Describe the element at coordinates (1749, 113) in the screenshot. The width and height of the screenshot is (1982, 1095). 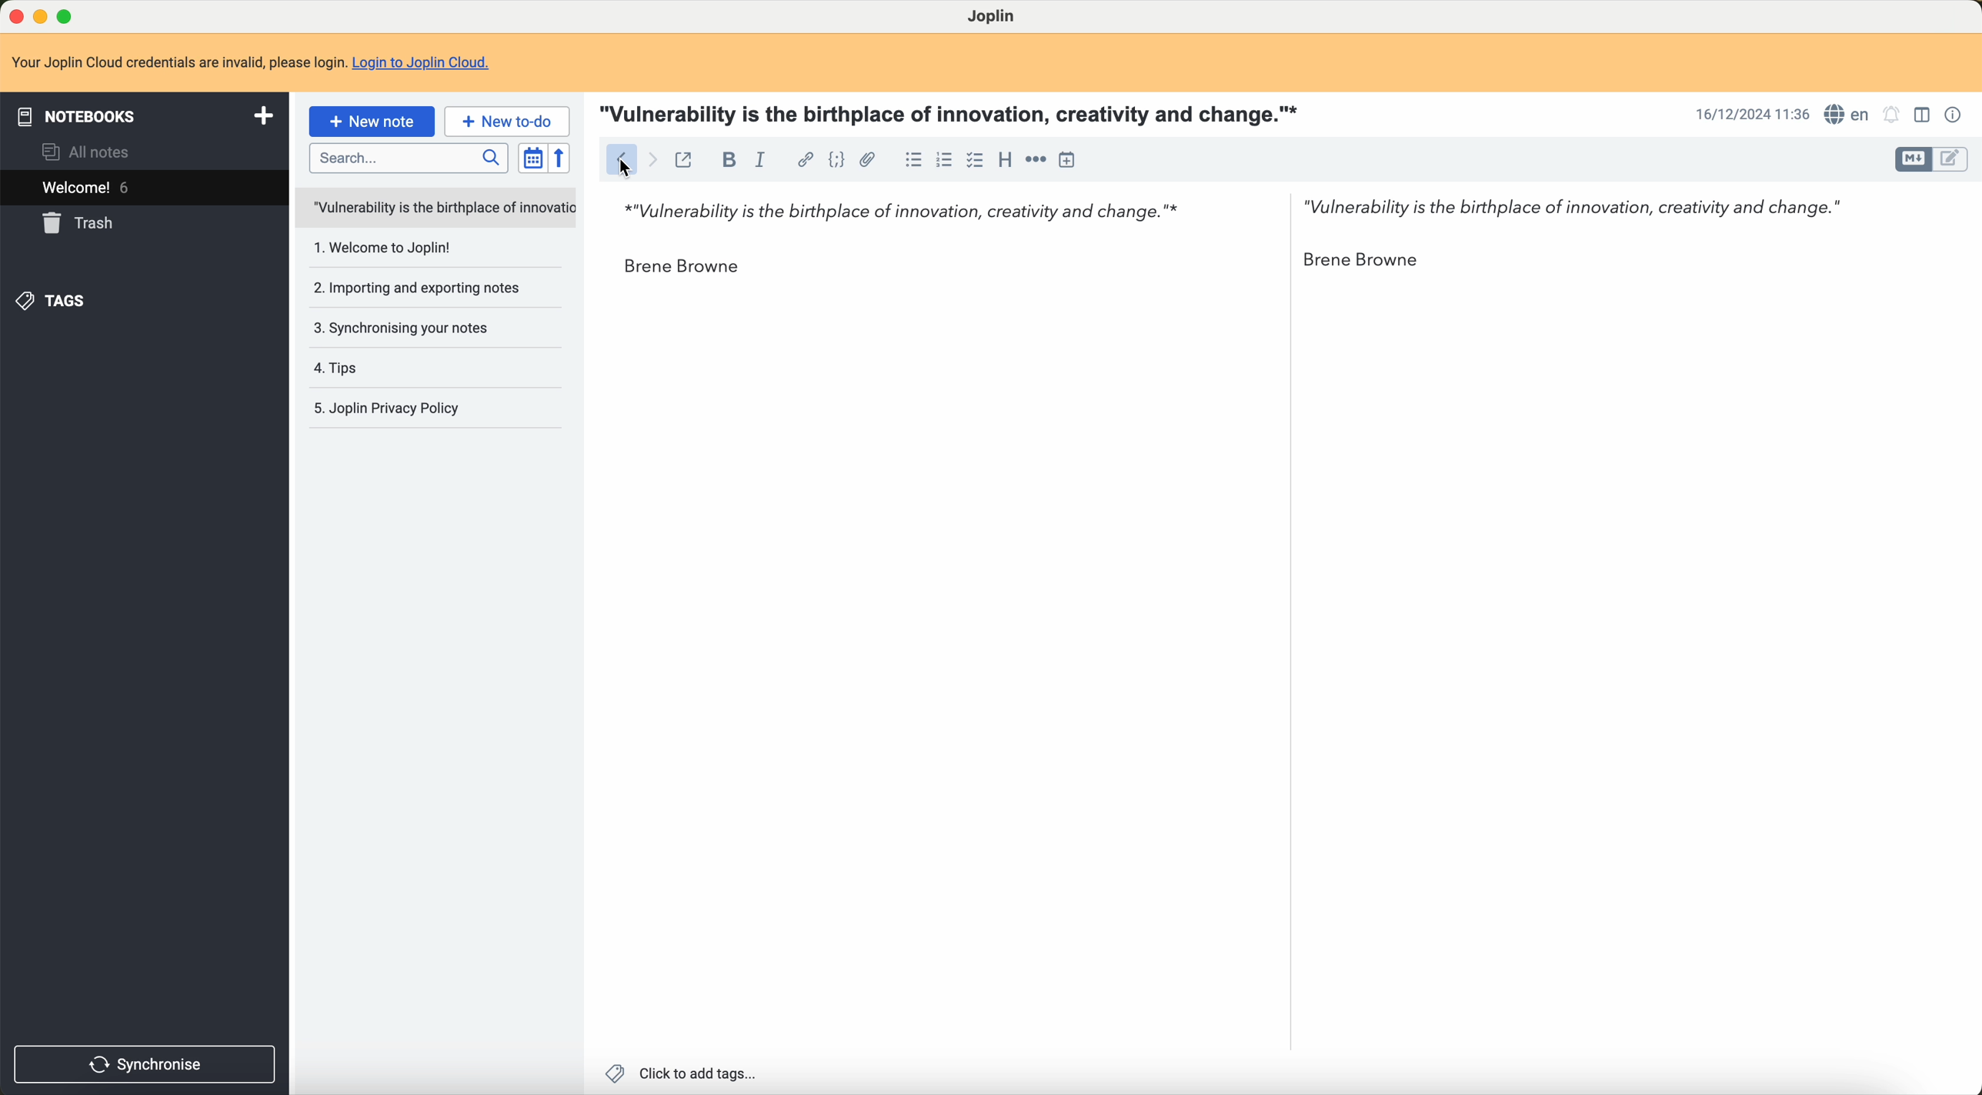
I see `date and hour` at that location.